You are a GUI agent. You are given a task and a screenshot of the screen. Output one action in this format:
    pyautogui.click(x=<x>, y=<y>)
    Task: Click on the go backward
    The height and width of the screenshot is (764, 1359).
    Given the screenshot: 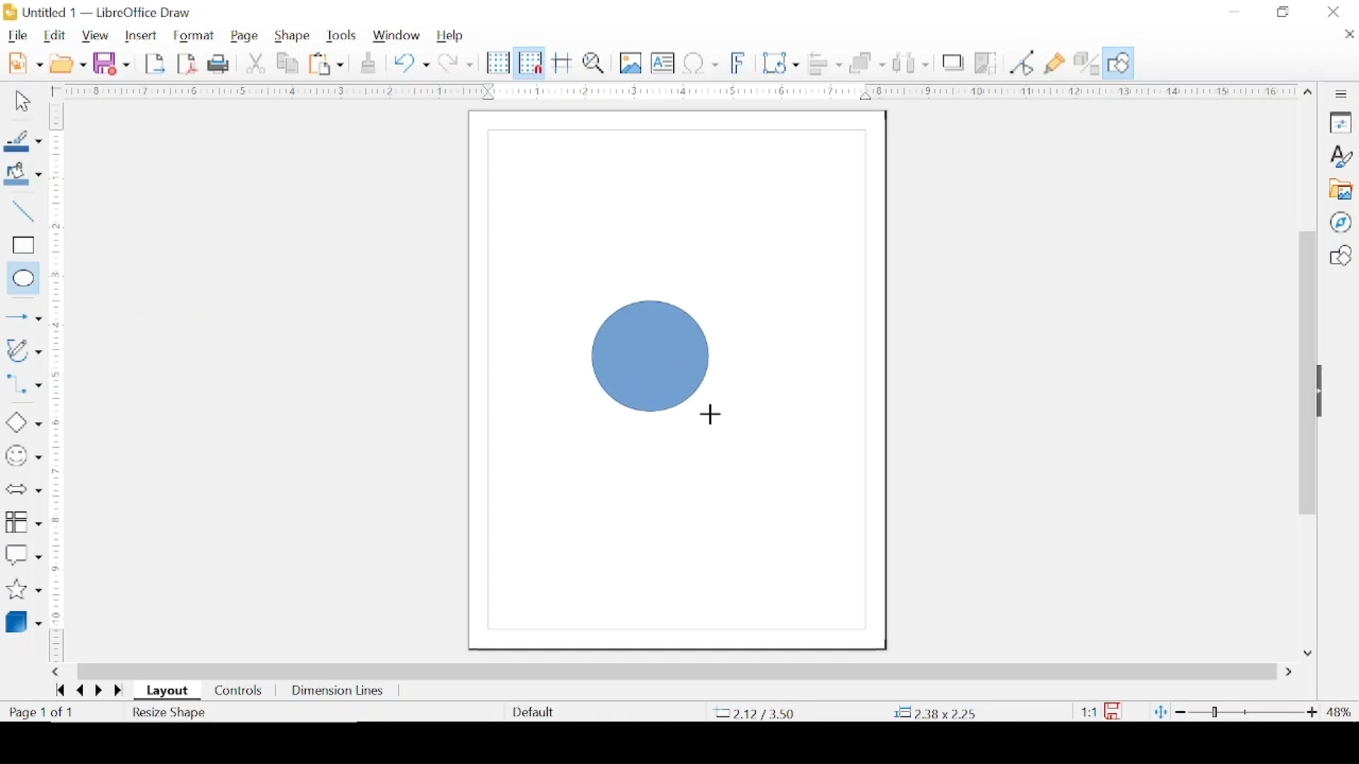 What is the action you would take?
    pyautogui.click(x=57, y=692)
    